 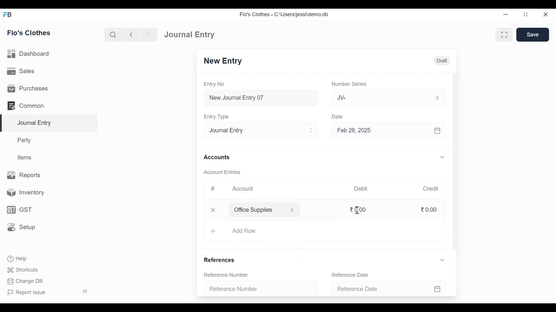 What do you see at coordinates (17, 258) in the screenshot?
I see `Help` at bounding box center [17, 258].